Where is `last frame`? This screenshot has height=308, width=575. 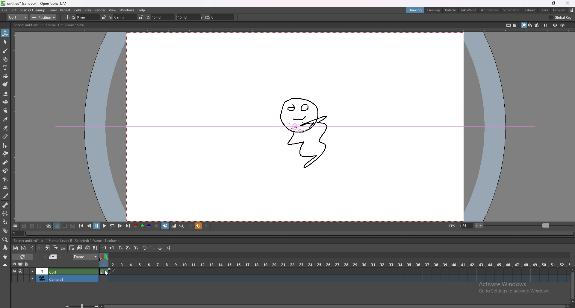 last frame is located at coordinates (128, 226).